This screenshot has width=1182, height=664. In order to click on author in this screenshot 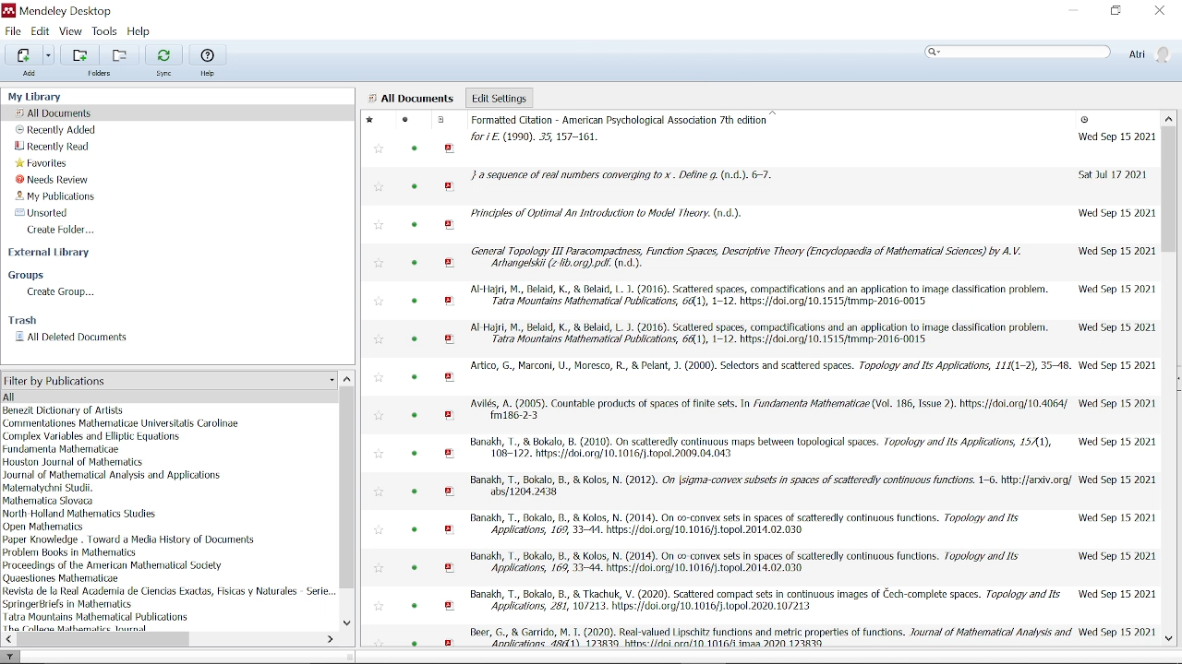, I will do `click(97, 616)`.